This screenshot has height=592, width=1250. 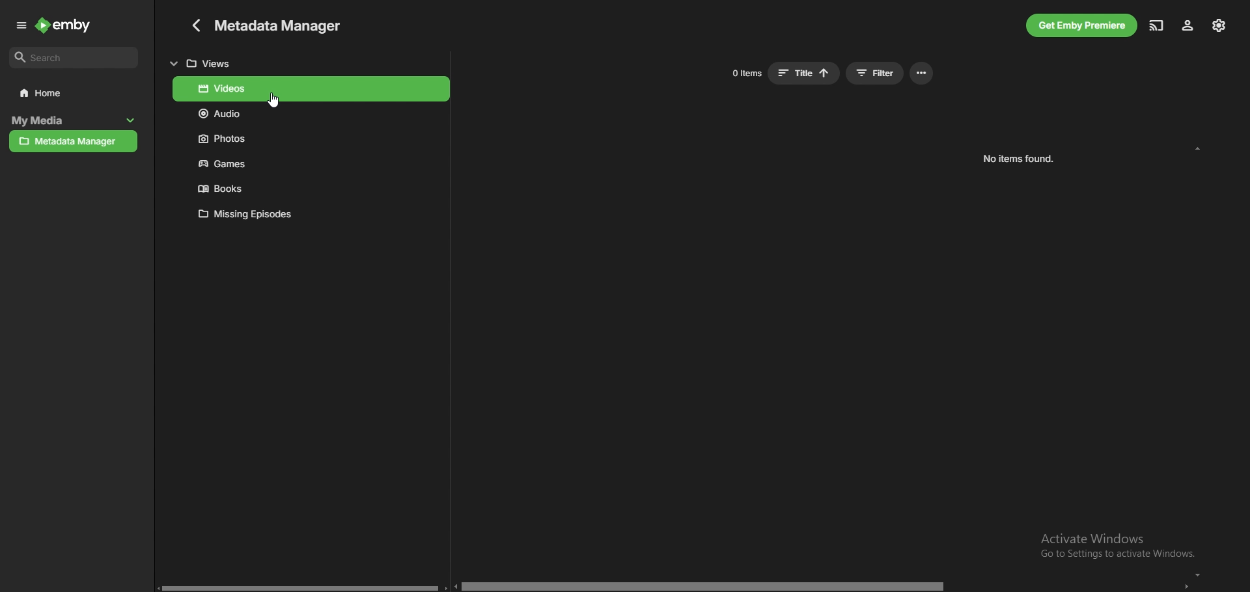 What do you see at coordinates (308, 114) in the screenshot?
I see `audio` at bounding box center [308, 114].